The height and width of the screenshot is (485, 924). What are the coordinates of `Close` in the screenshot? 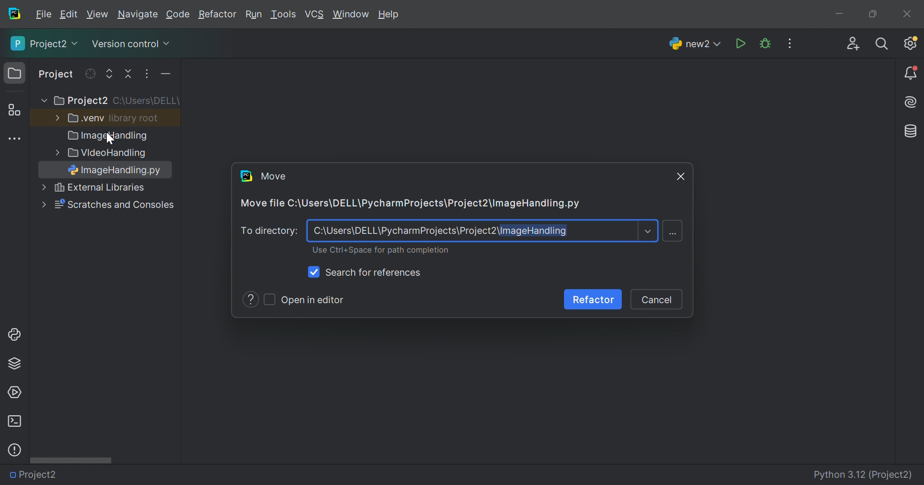 It's located at (907, 14).